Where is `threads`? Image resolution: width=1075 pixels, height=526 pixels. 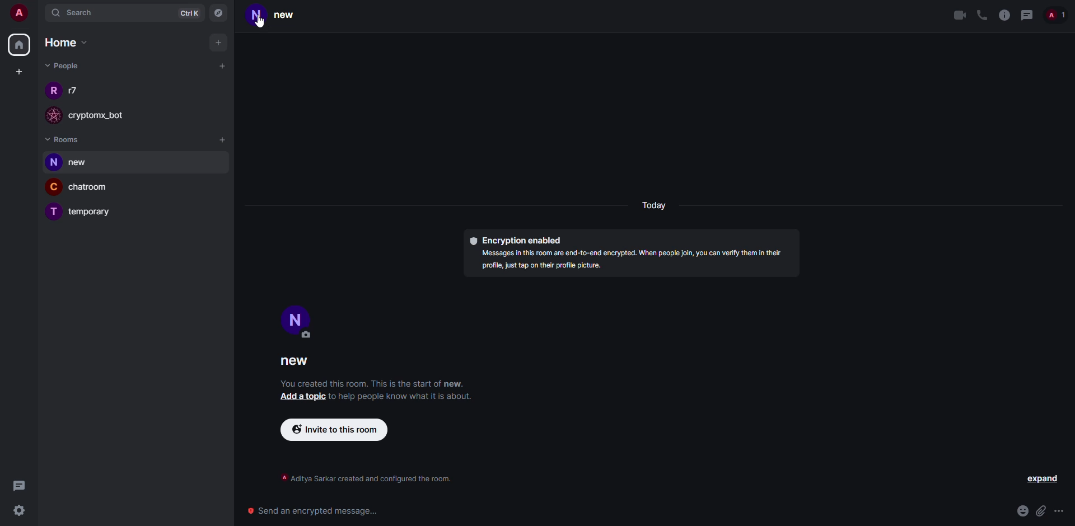
threads is located at coordinates (19, 485).